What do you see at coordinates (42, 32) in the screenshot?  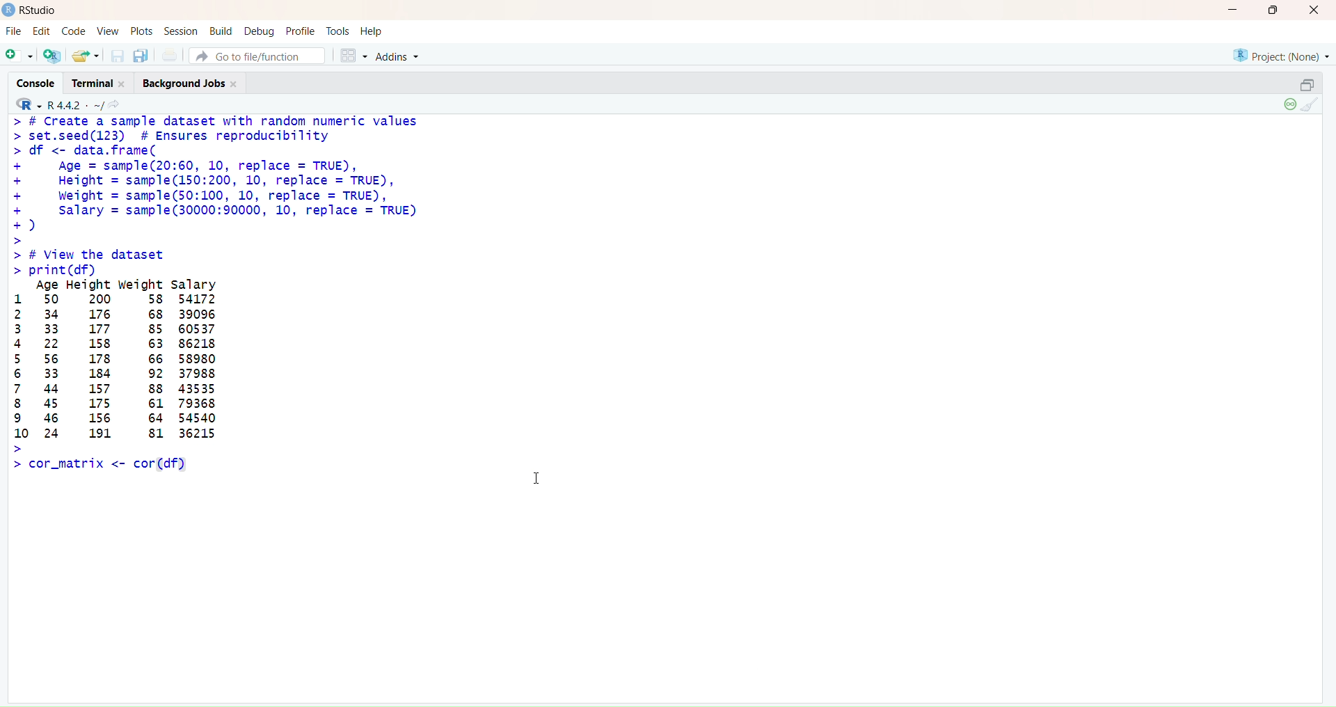 I see `Edit` at bounding box center [42, 32].